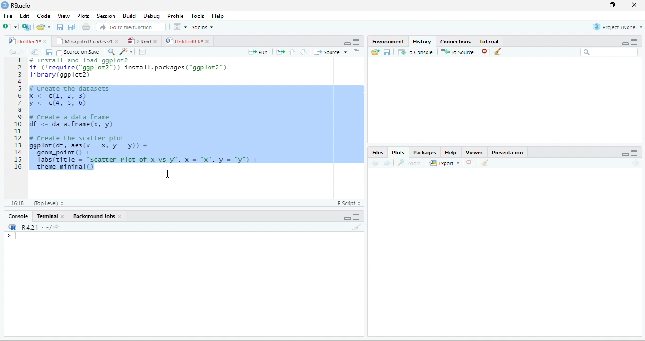 This screenshot has height=341, width=645. Describe the element at coordinates (421, 42) in the screenshot. I see `History` at that location.